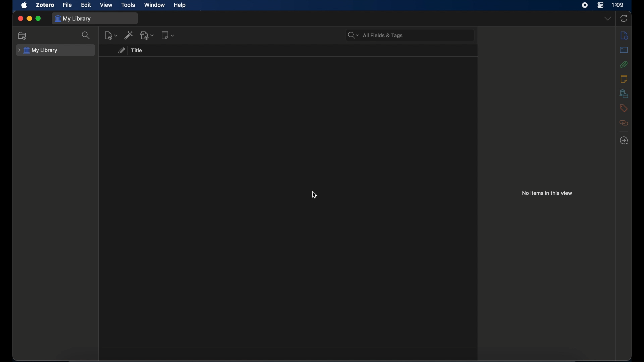  I want to click on time, so click(618, 4).